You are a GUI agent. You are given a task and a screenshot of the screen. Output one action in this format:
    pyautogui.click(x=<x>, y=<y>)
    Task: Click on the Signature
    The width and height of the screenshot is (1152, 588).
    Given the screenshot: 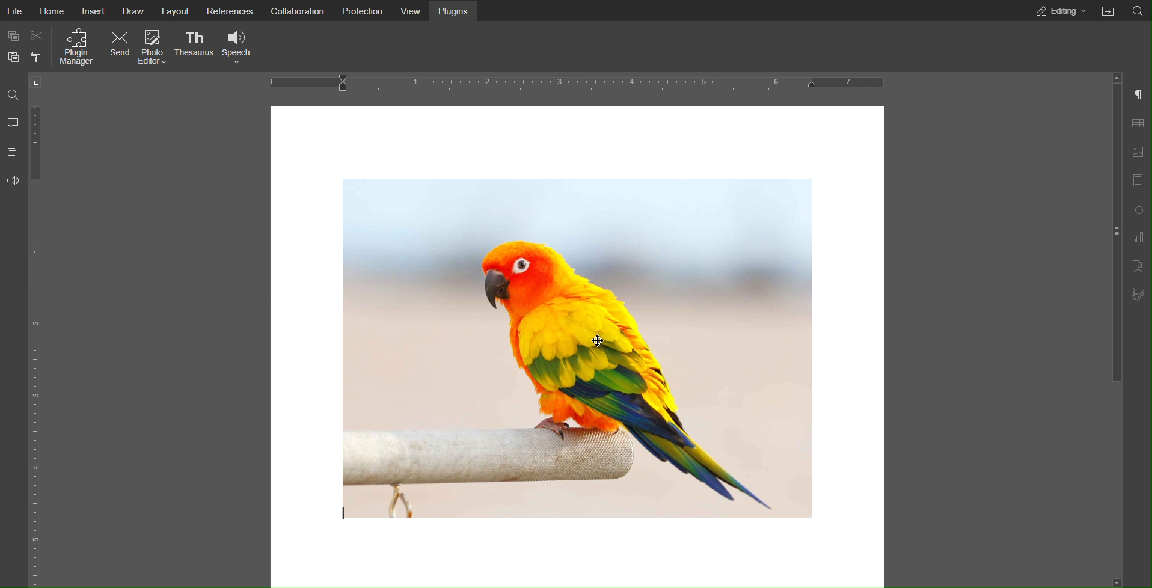 What is the action you would take?
    pyautogui.click(x=1137, y=295)
    